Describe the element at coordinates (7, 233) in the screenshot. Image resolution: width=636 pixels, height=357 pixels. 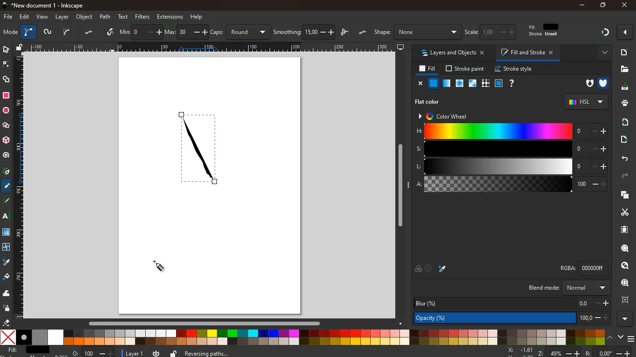
I see `imaage` at that location.